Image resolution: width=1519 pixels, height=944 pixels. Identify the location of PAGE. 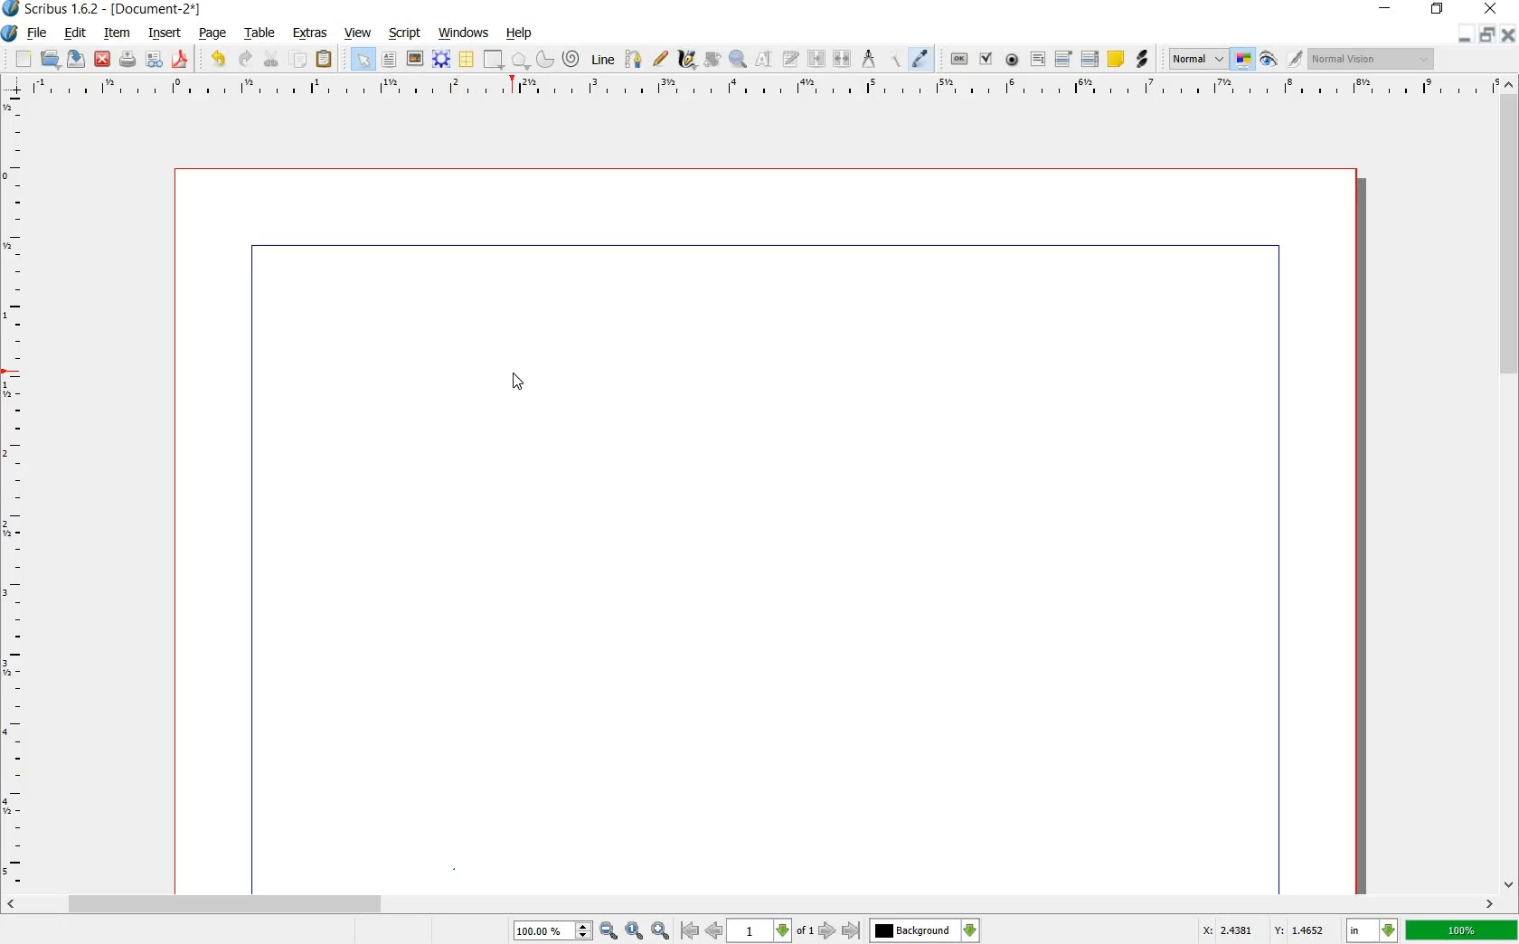
(212, 35).